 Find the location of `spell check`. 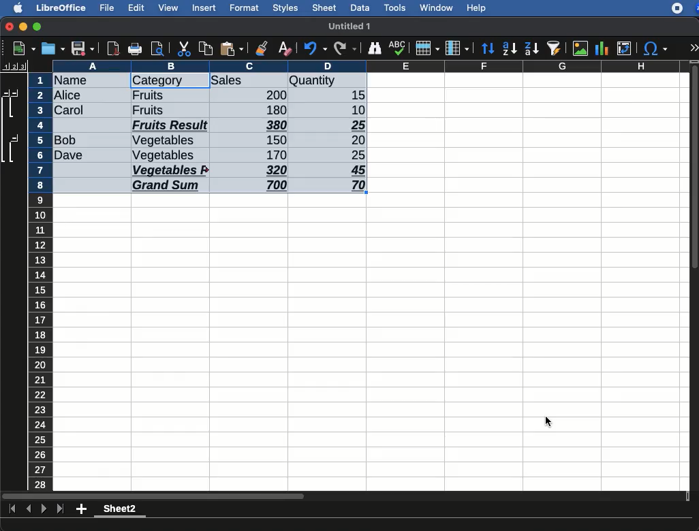

spell check is located at coordinates (399, 48).